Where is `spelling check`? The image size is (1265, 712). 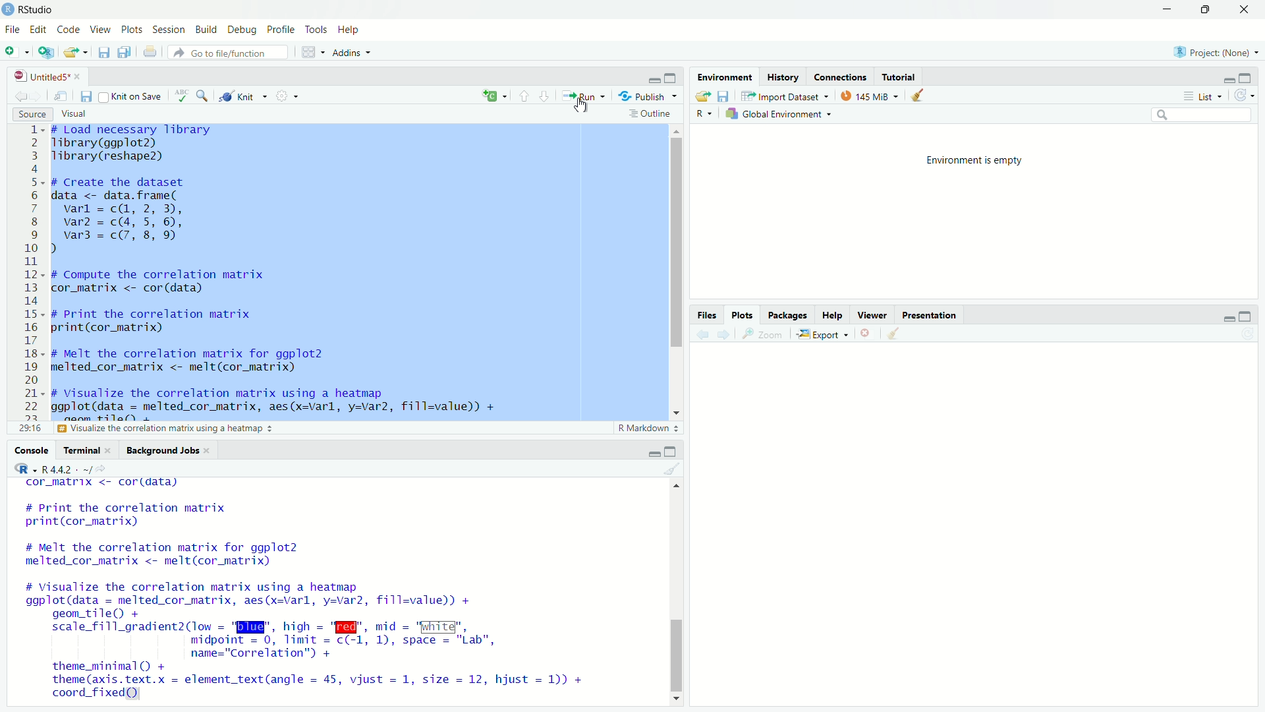 spelling check is located at coordinates (181, 96).